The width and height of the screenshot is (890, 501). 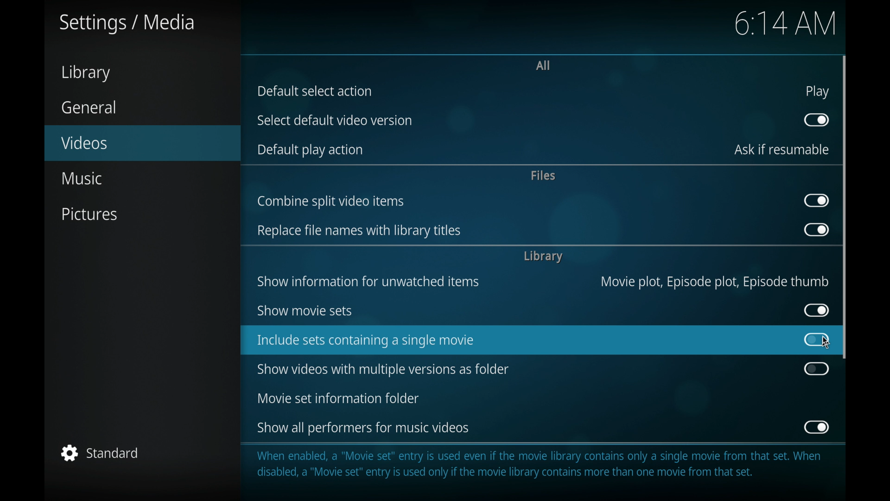 I want to click on standard, so click(x=101, y=453).